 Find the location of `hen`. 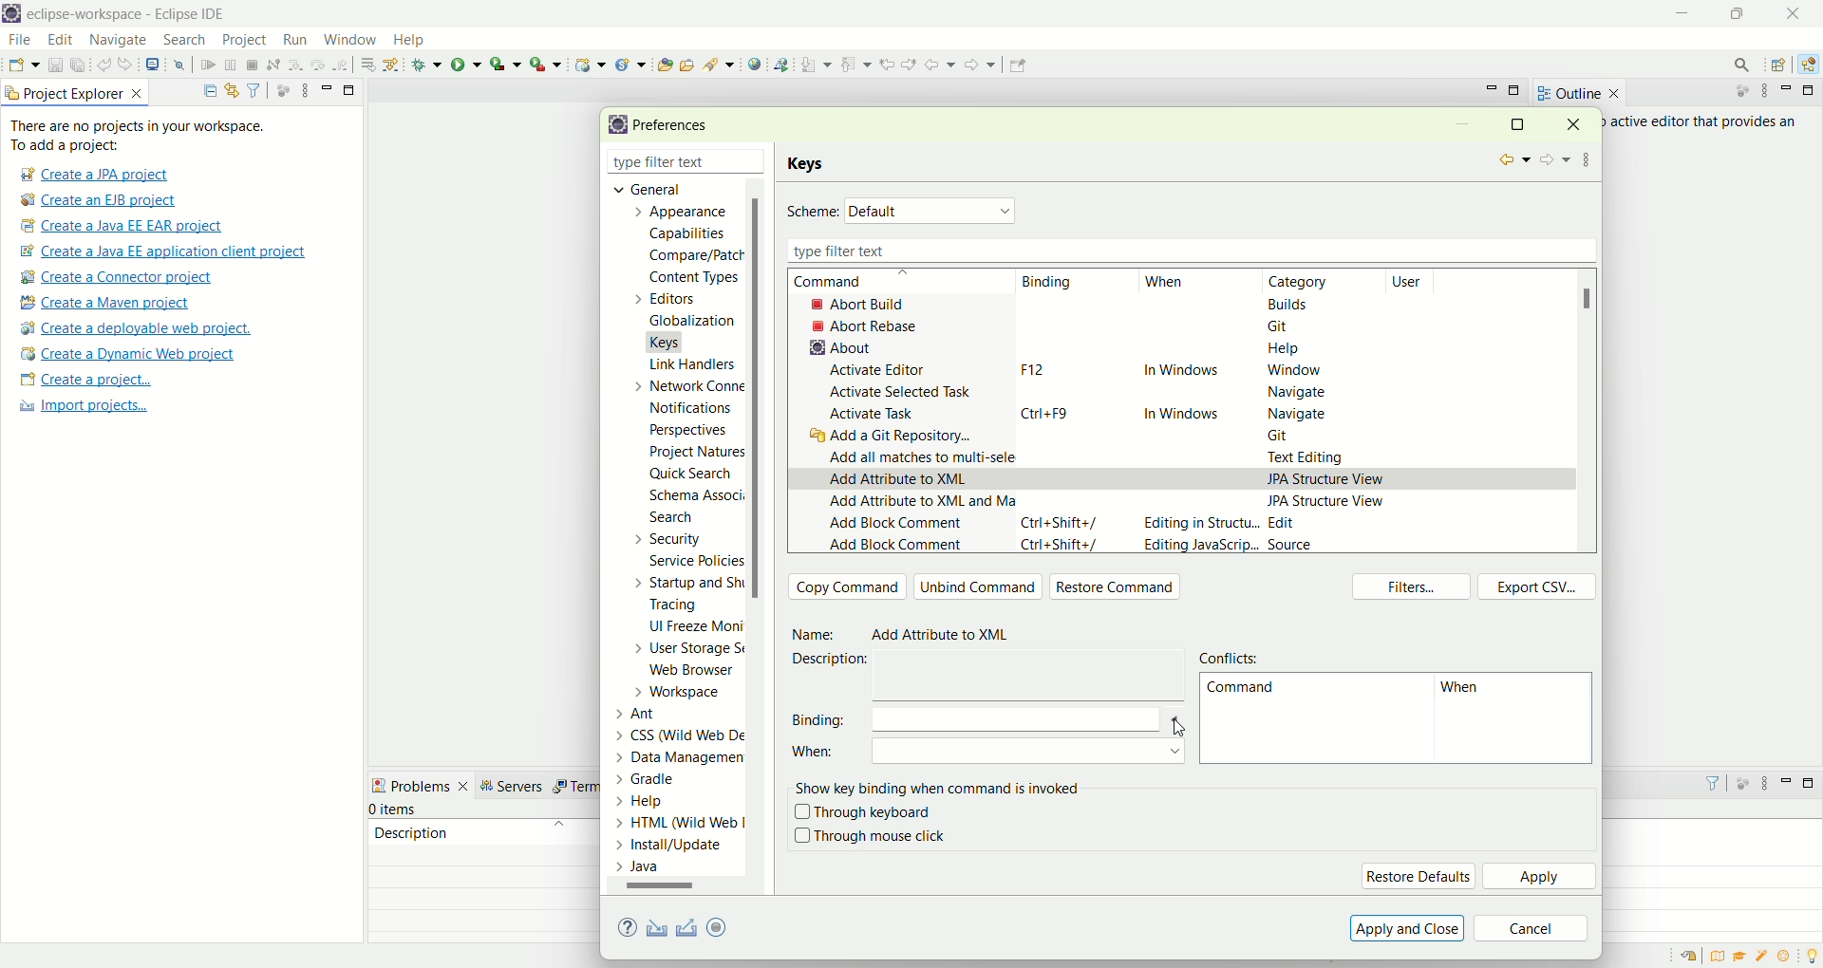

hen is located at coordinates (1466, 691).